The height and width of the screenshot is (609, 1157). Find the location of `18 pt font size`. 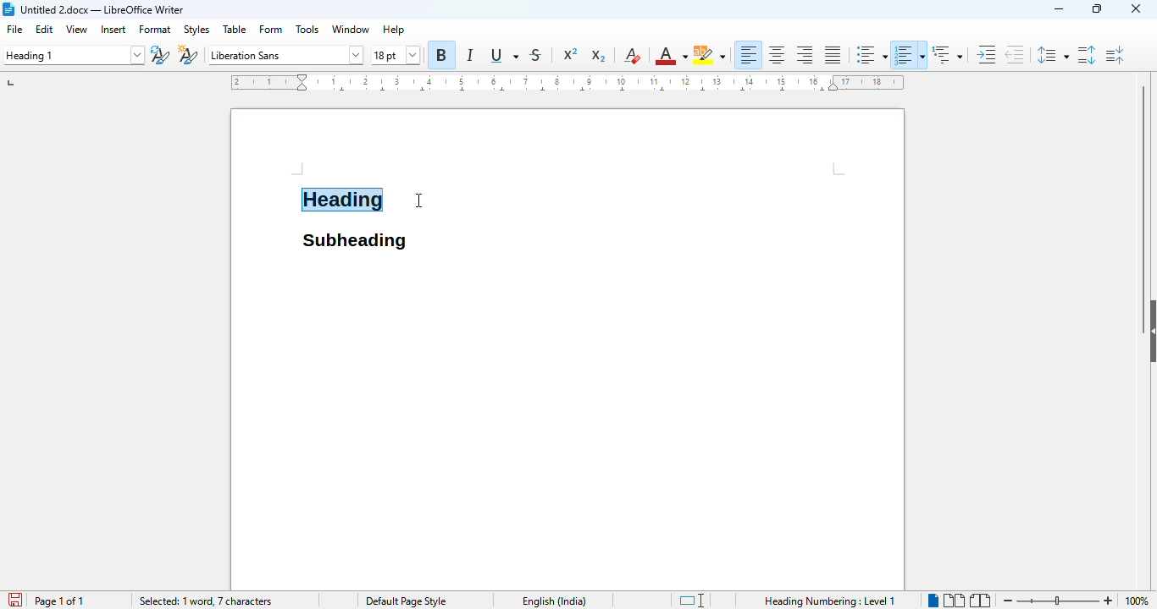

18 pt font size is located at coordinates (396, 56).